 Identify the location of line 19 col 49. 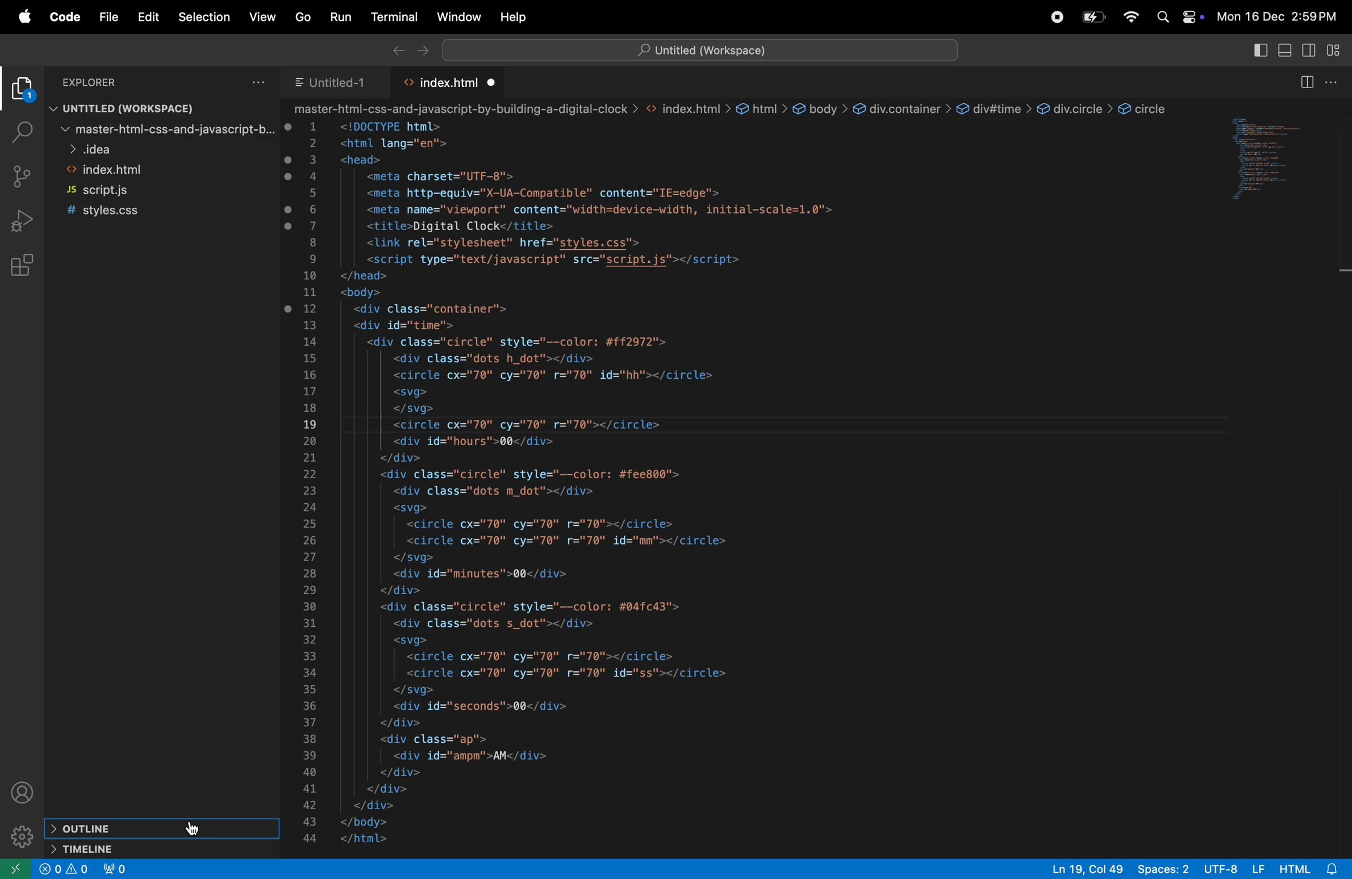
(1090, 869).